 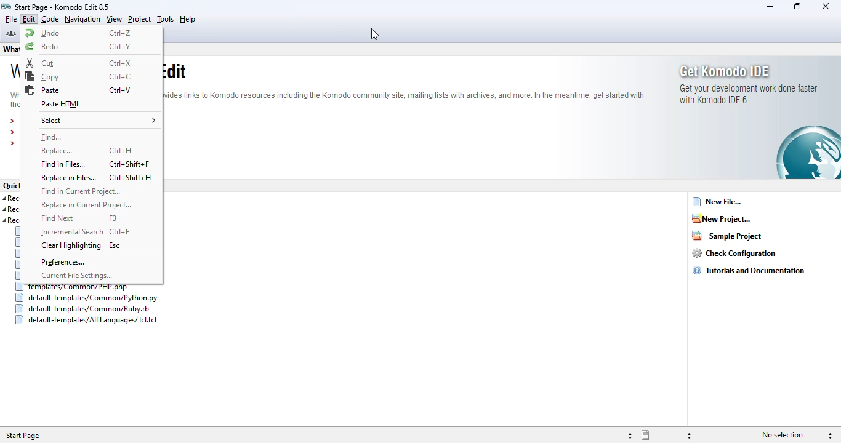 What do you see at coordinates (165, 18) in the screenshot?
I see `tools` at bounding box center [165, 18].